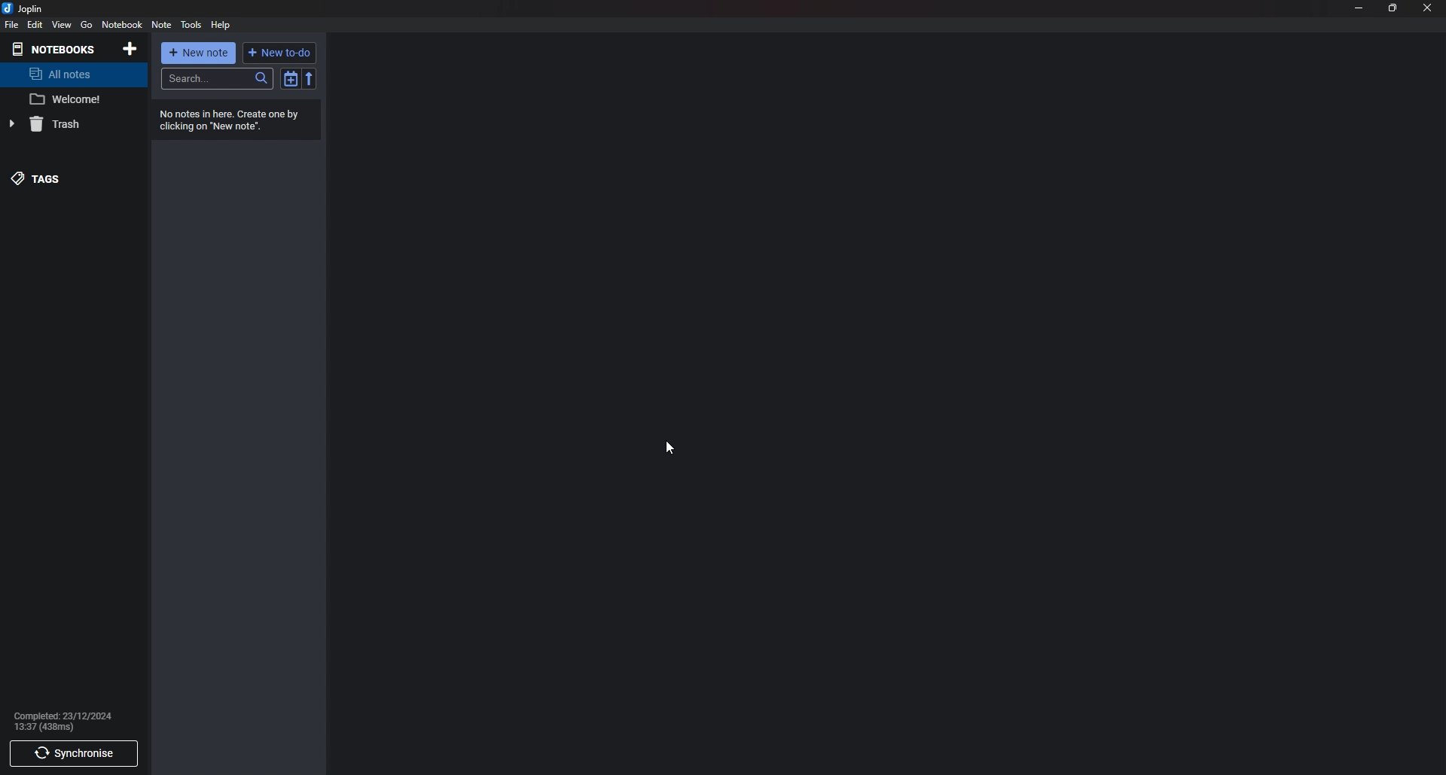 The width and height of the screenshot is (1446, 775). What do you see at coordinates (237, 120) in the screenshot?
I see `No notes in here. Create one by
clicking on "New note”.` at bounding box center [237, 120].